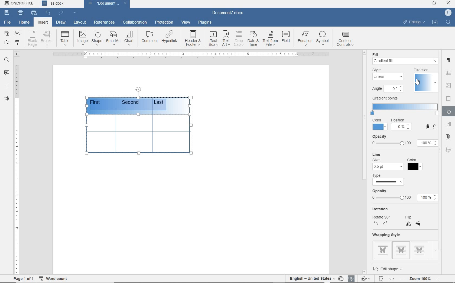 The width and height of the screenshot is (455, 283). What do you see at coordinates (431, 126) in the screenshot?
I see `add/remove gradient point` at bounding box center [431, 126].